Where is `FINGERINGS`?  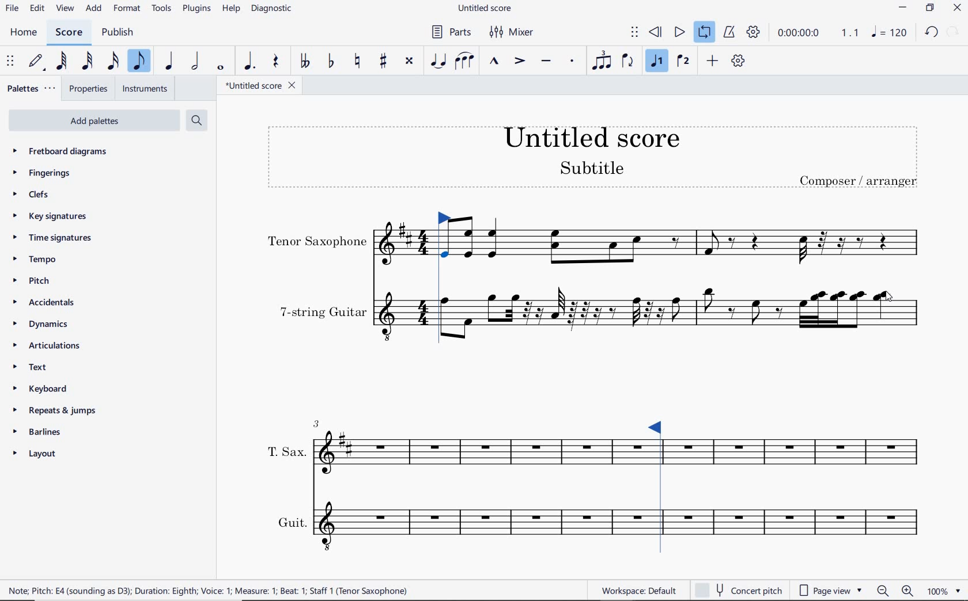 FINGERINGS is located at coordinates (43, 173).